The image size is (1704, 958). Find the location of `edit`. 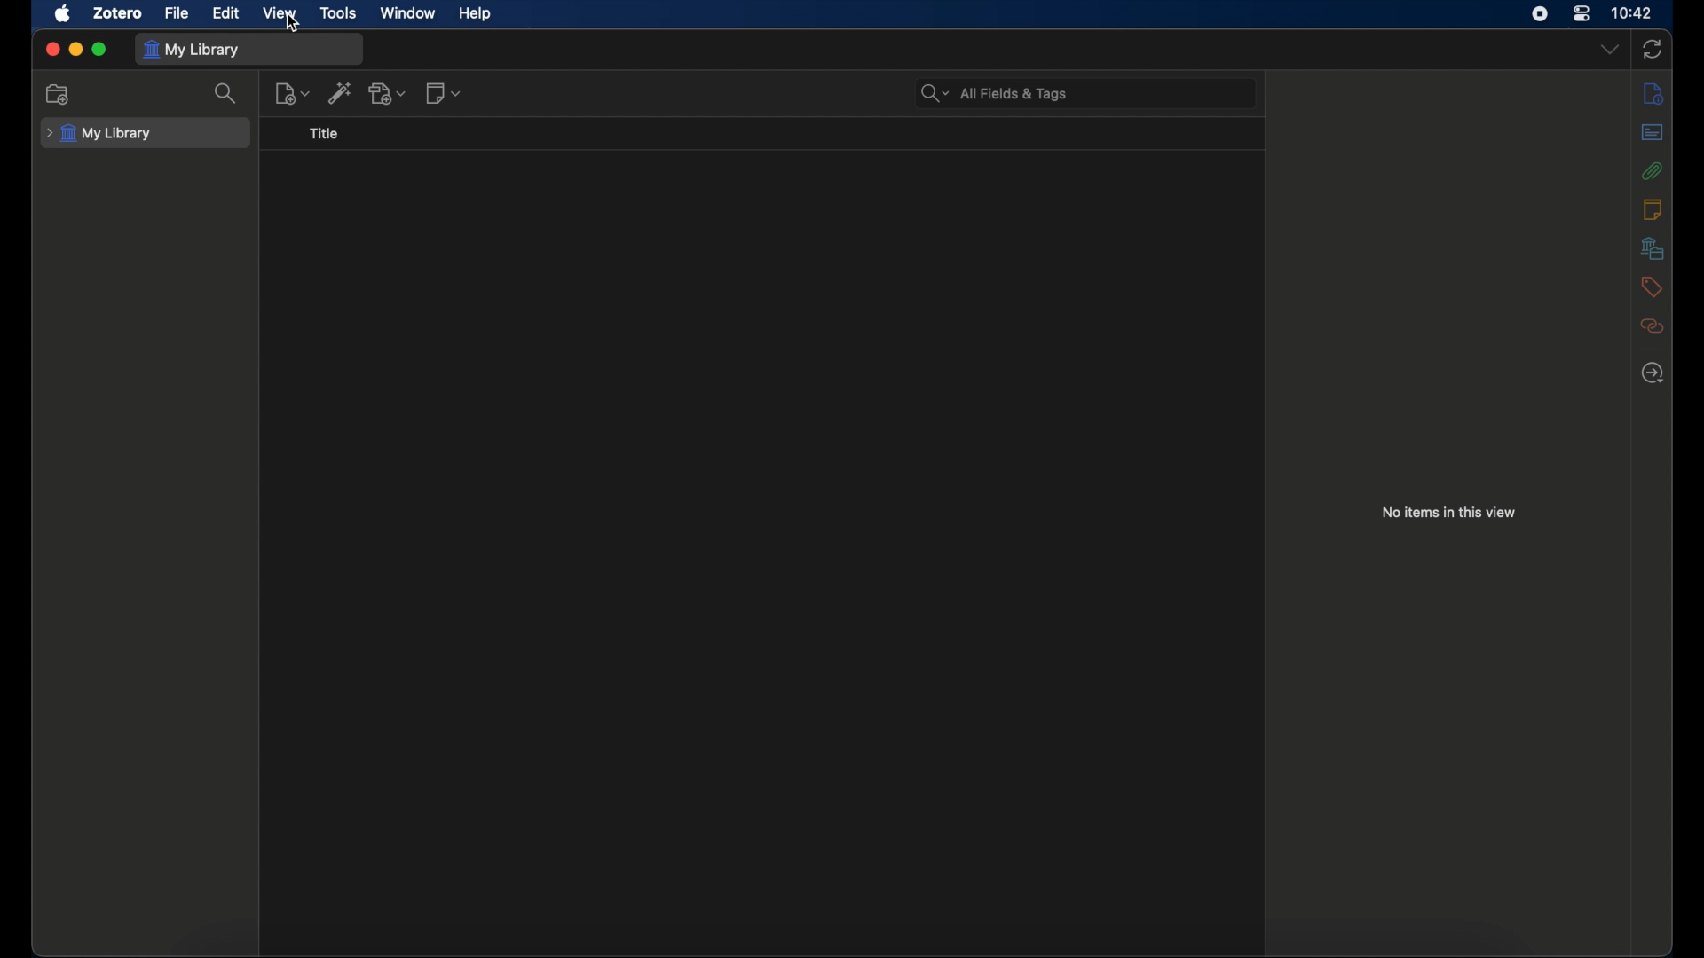

edit is located at coordinates (228, 13).